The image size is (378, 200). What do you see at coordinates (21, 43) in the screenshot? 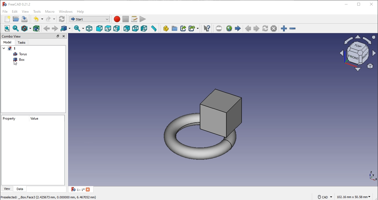
I see `tasks` at bounding box center [21, 43].